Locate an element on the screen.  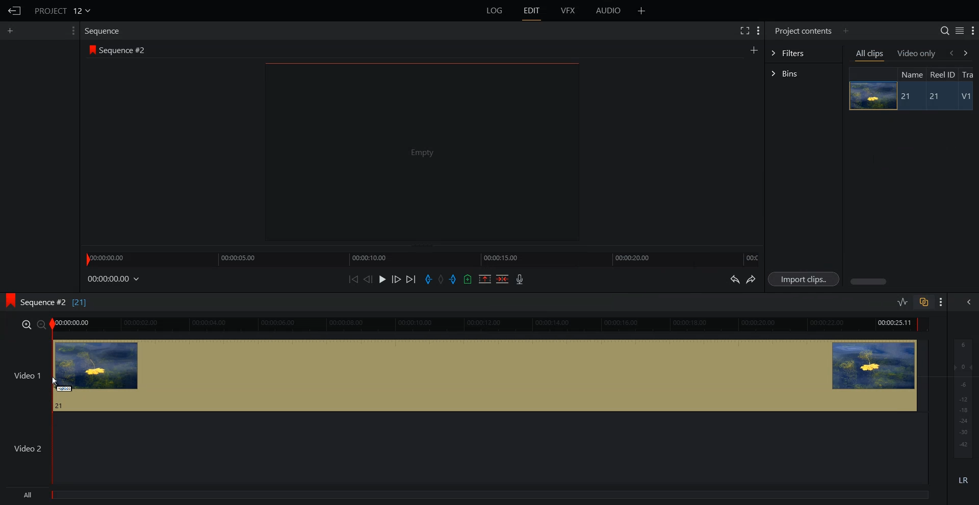
Redo is located at coordinates (751, 279).